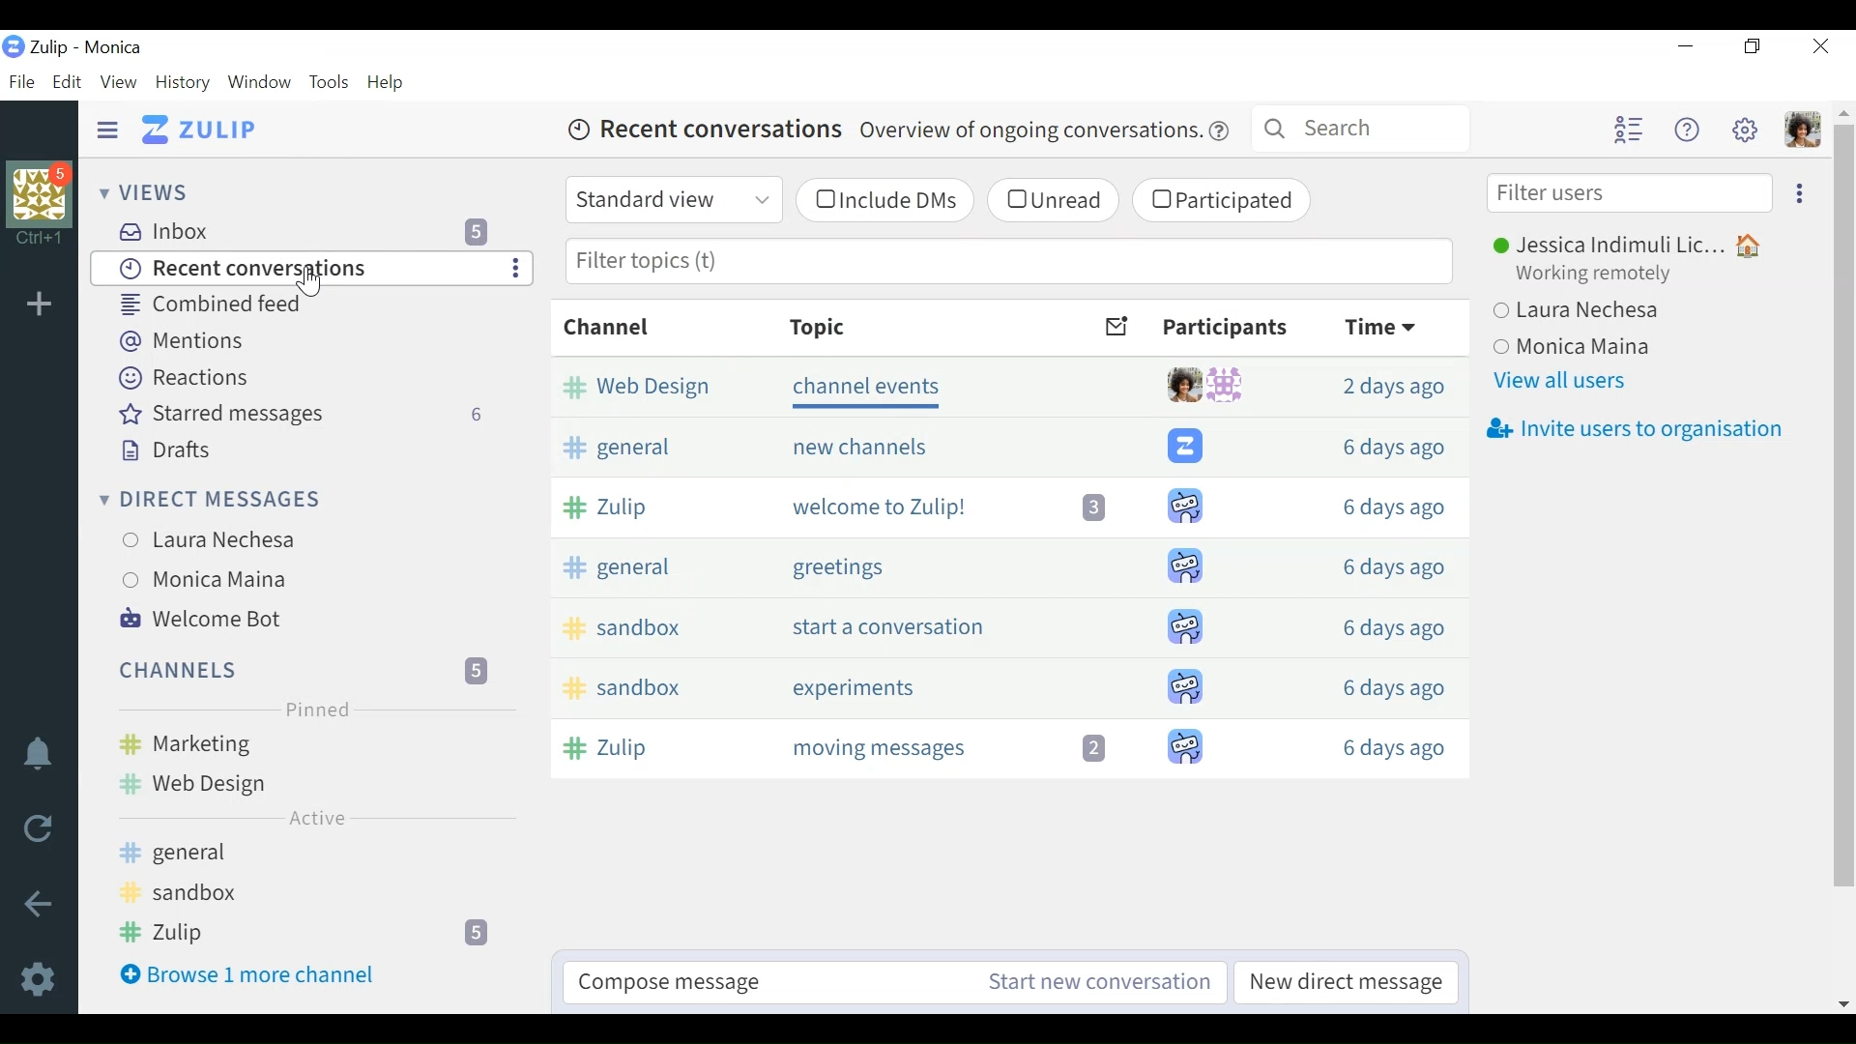 This screenshot has height=1044, width=1856. I want to click on Hide Sidebar, so click(108, 129).